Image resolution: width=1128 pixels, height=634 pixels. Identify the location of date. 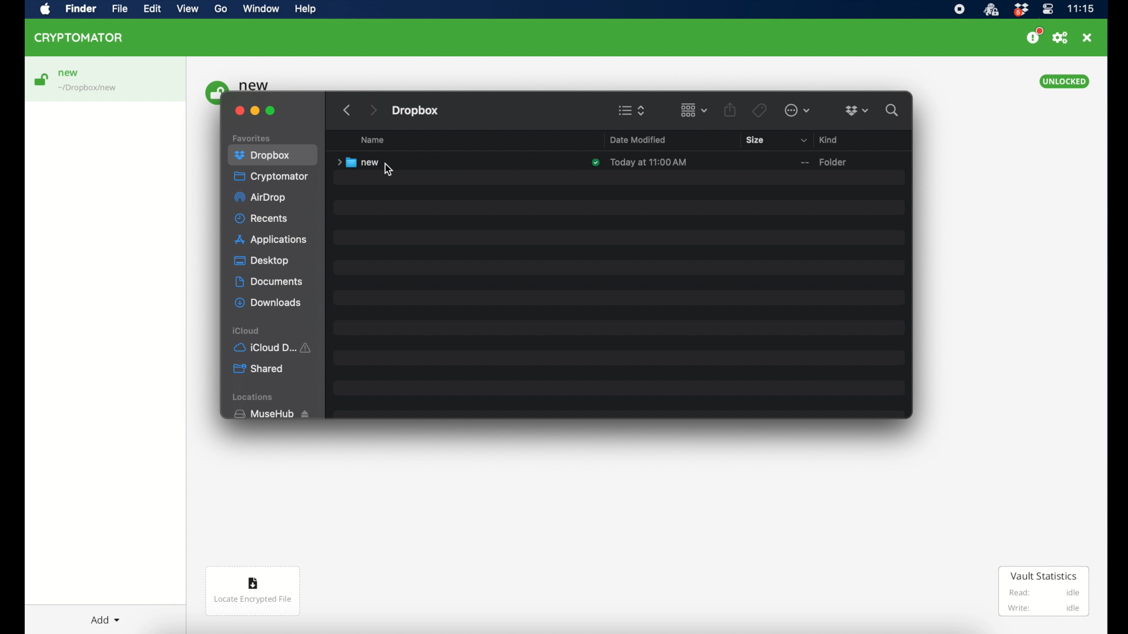
(641, 163).